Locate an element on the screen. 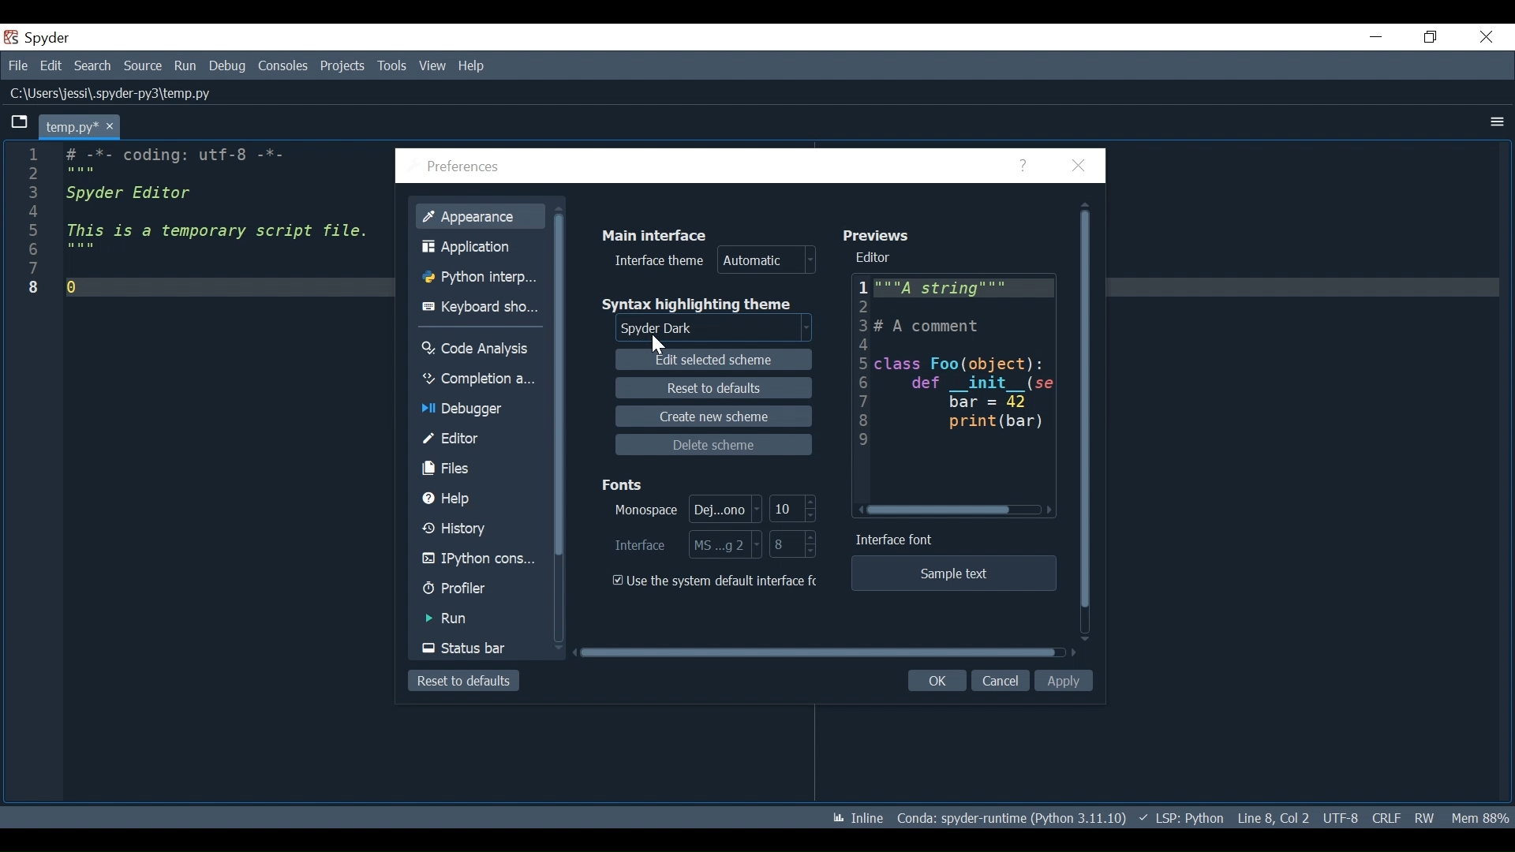  Cancel is located at coordinates (1001, 681).